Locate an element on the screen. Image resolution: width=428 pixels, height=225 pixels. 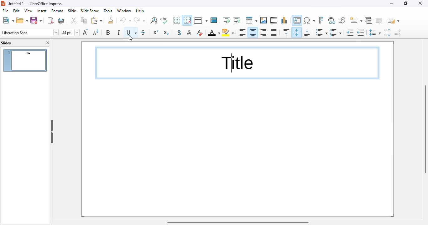
minimize is located at coordinates (392, 3).